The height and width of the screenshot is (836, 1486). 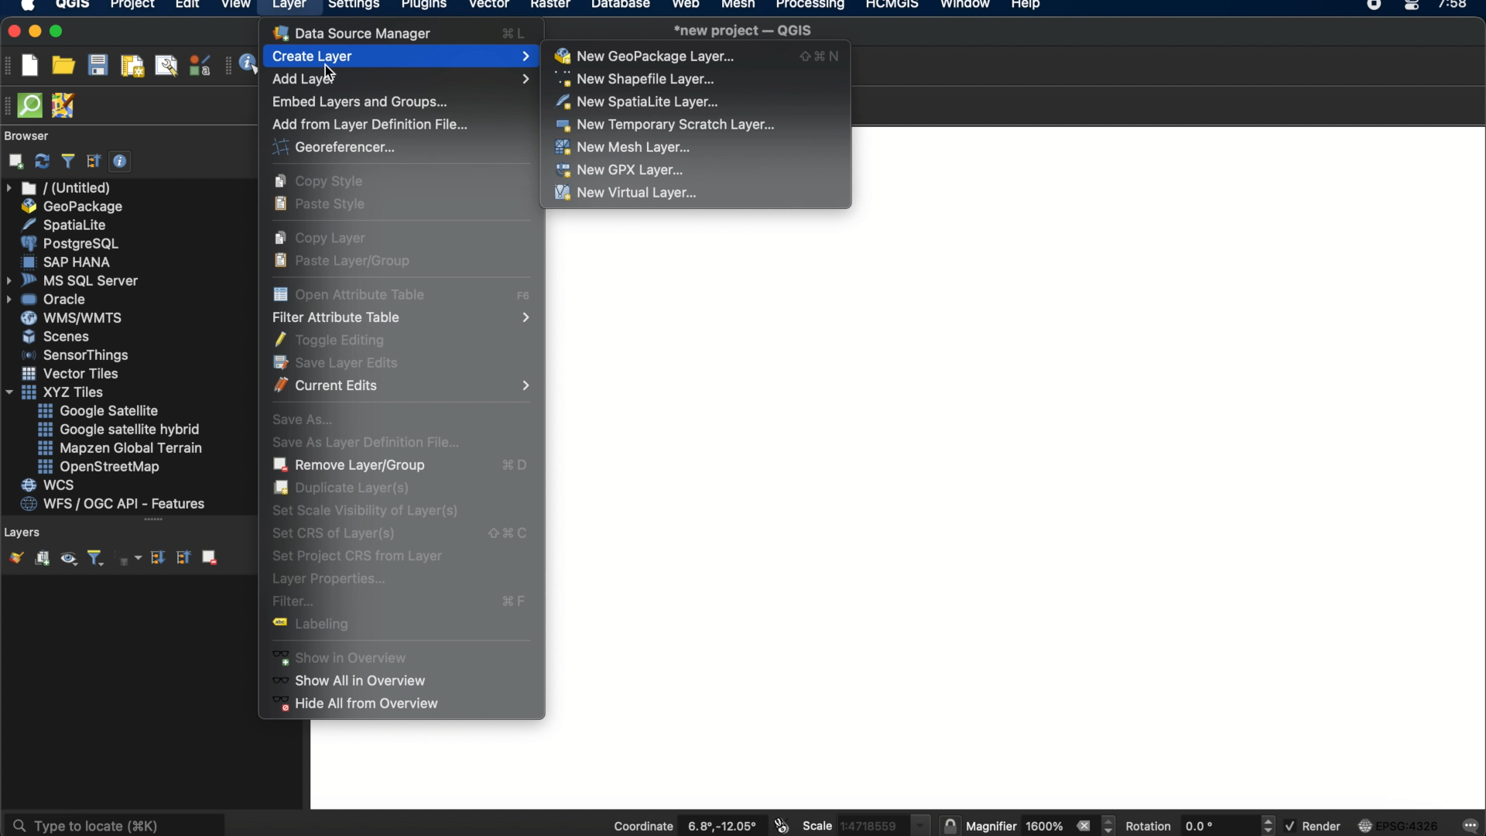 I want to click on database, so click(x=620, y=6).